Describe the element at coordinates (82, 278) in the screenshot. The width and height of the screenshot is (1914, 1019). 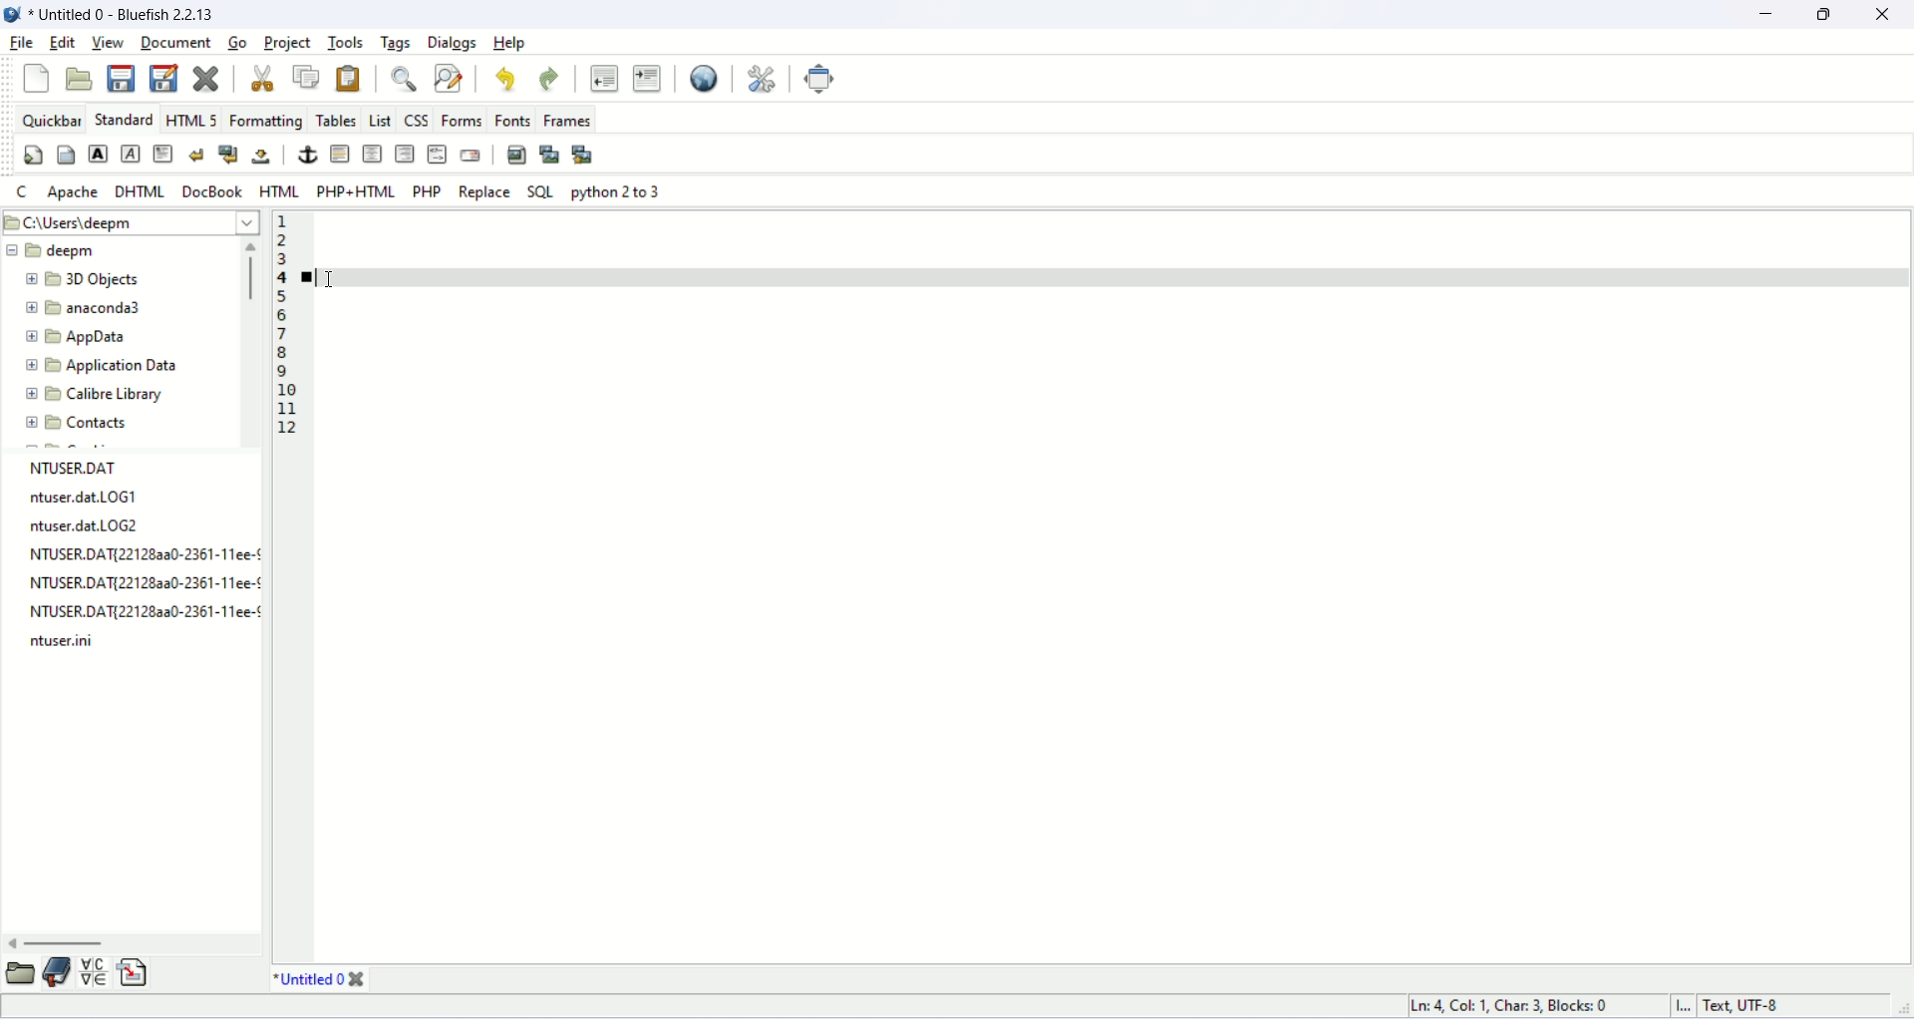
I see `3D object` at that location.